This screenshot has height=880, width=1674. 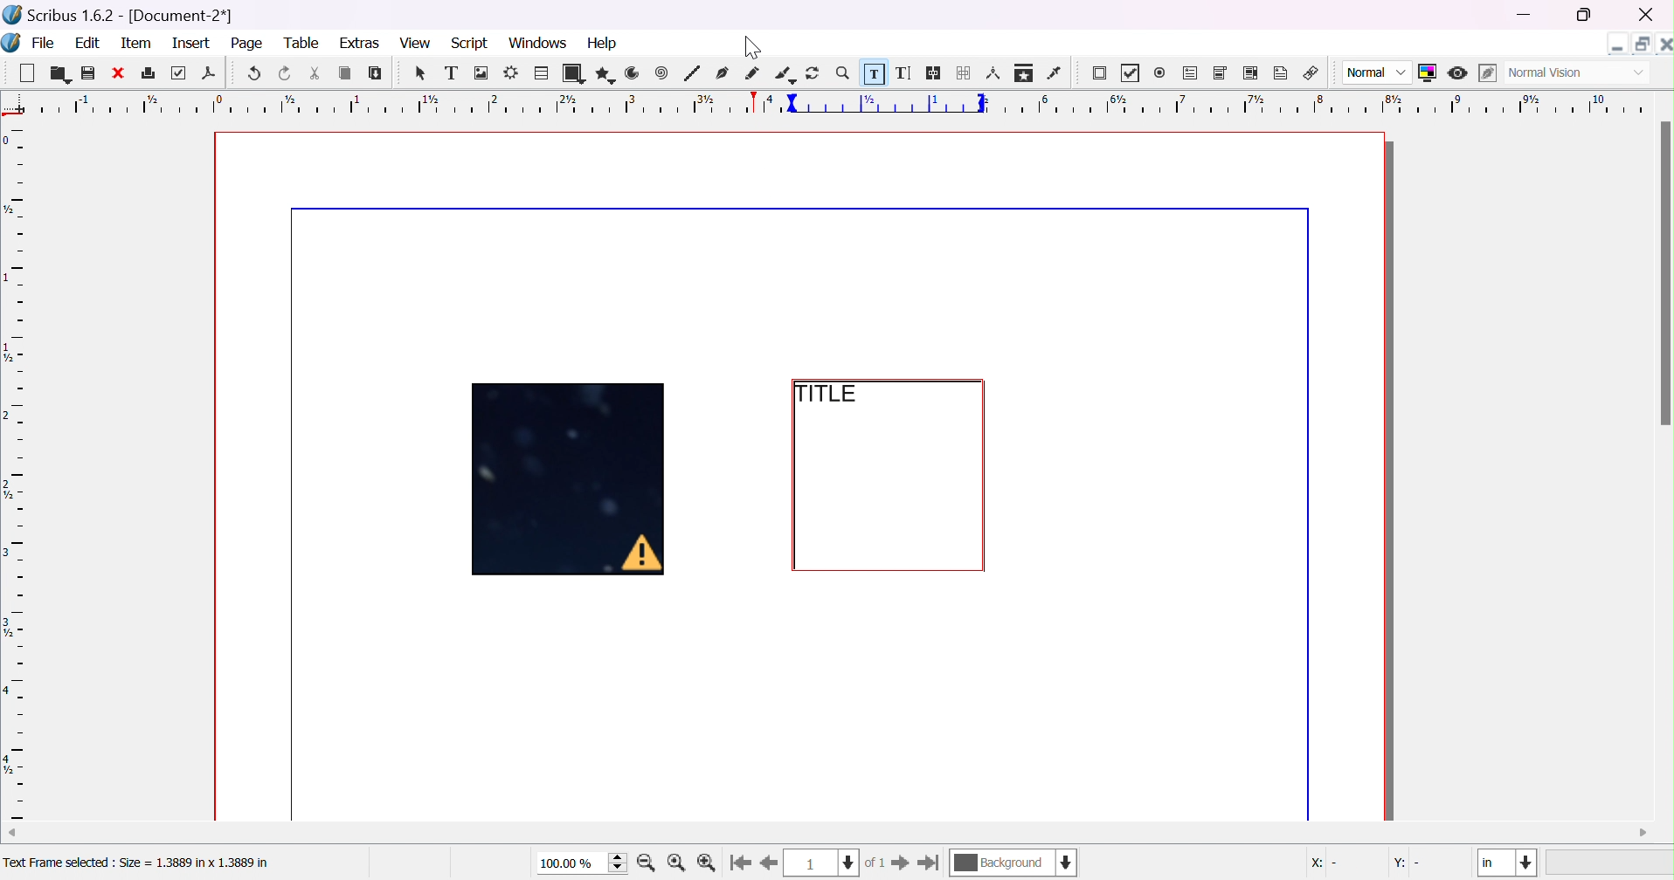 I want to click on spiral, so click(x=661, y=72).